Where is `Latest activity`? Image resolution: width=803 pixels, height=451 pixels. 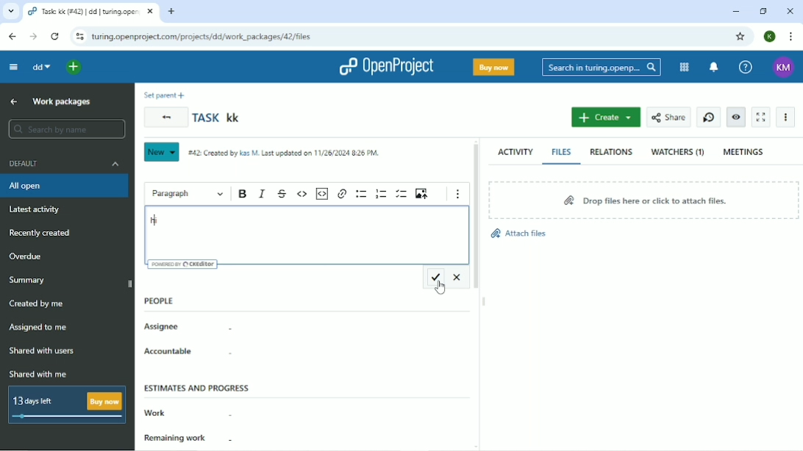 Latest activity is located at coordinates (38, 210).